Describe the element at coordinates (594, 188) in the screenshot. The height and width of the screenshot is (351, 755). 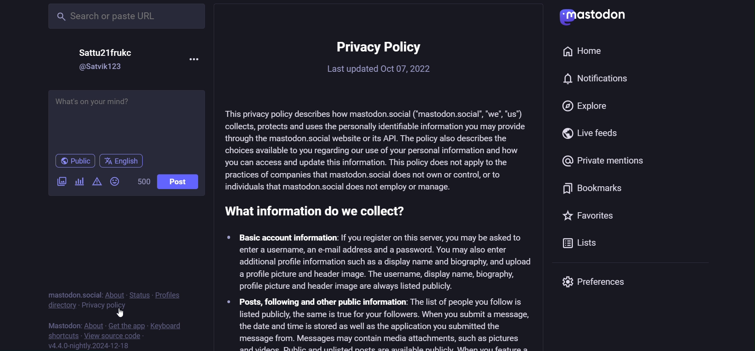
I see `bookmark` at that location.